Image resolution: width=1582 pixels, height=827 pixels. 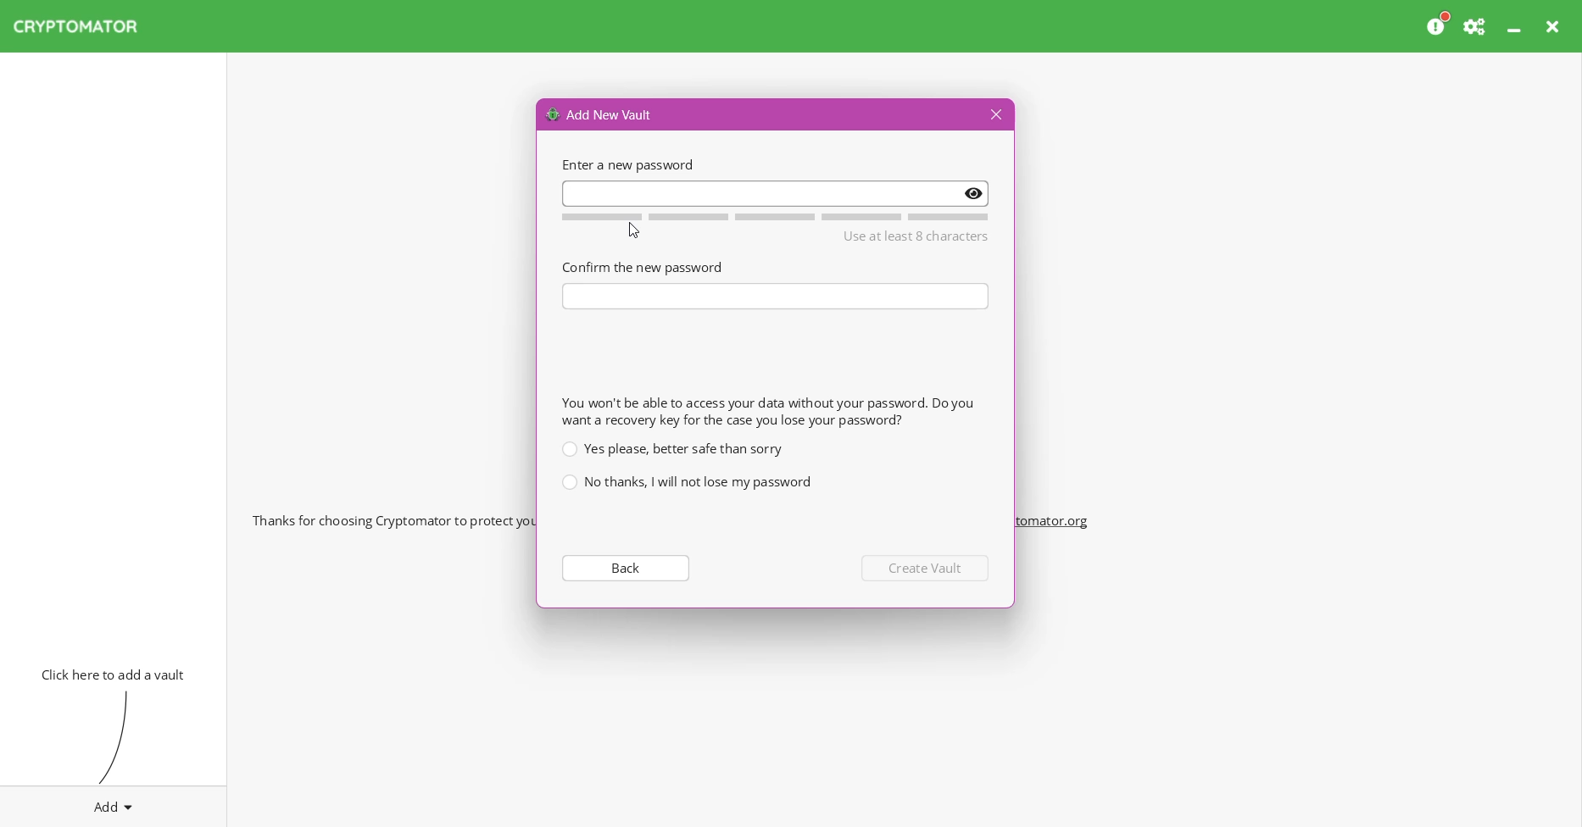 What do you see at coordinates (1439, 25) in the screenshot?
I see `Please consider donating` at bounding box center [1439, 25].